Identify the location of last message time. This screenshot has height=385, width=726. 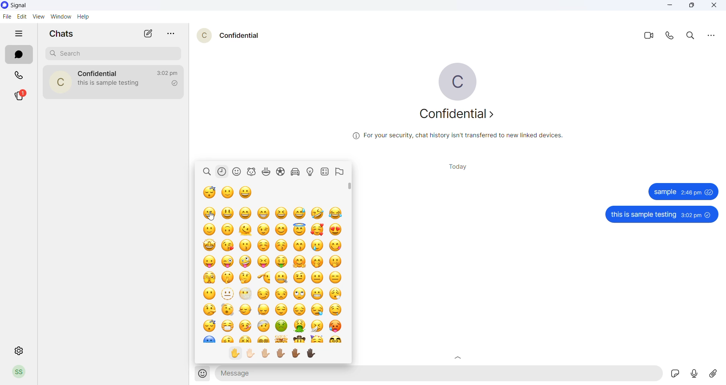
(168, 72).